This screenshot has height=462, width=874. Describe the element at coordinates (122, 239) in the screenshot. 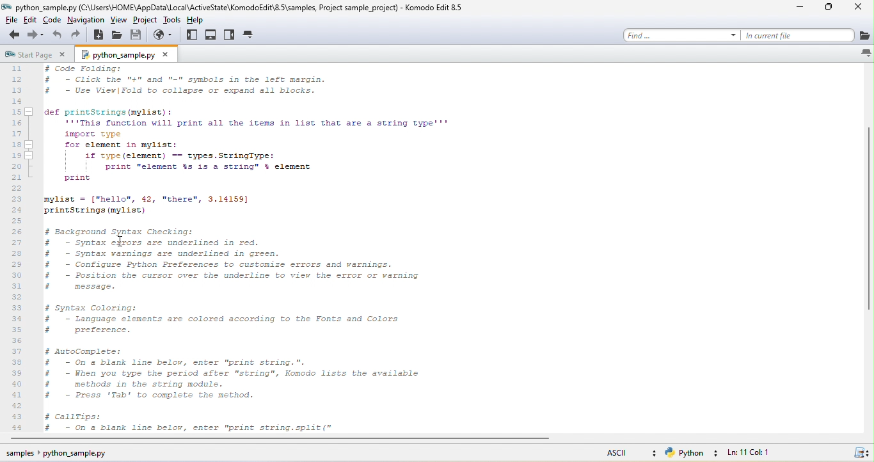

I see `Cursor` at that location.